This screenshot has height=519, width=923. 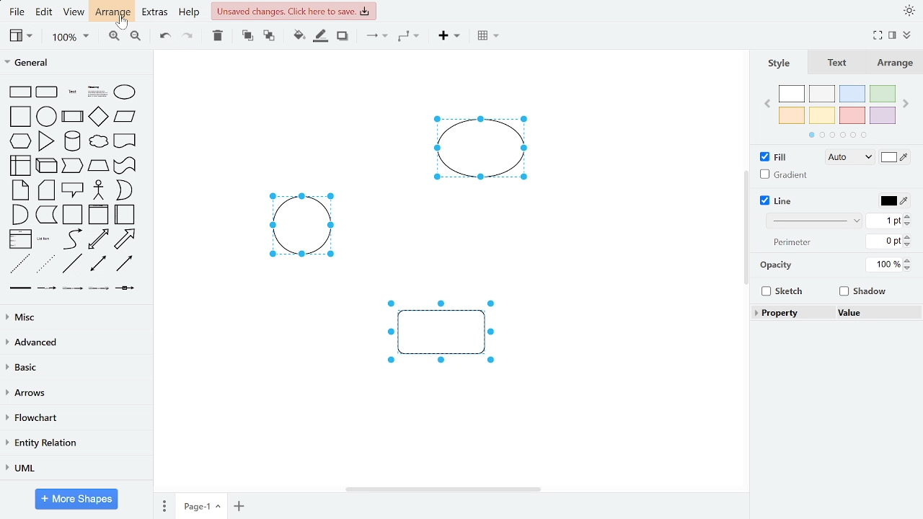 I want to click on actor, so click(x=99, y=190).